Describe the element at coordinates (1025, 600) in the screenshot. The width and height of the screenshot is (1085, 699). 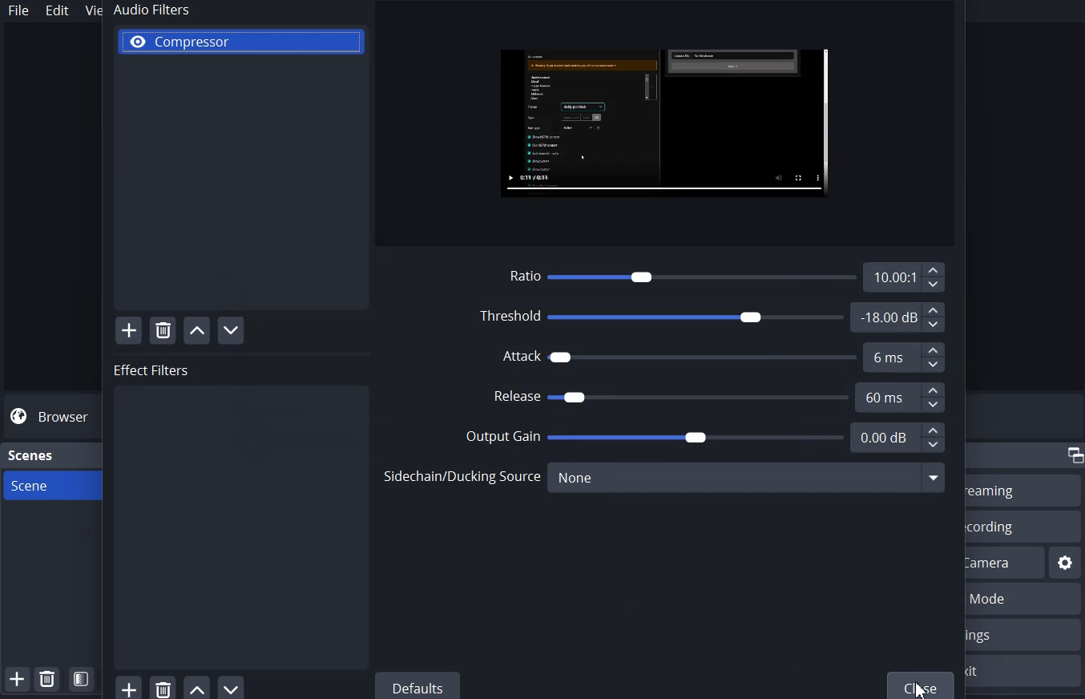
I see `Studio Mode` at that location.